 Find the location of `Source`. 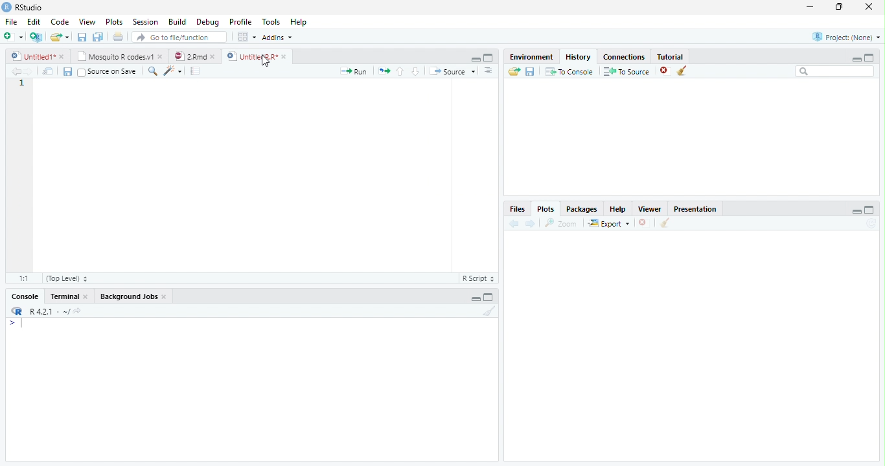

Source is located at coordinates (453, 71).